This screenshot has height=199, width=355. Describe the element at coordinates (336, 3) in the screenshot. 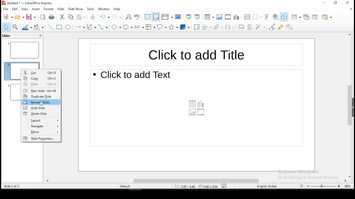

I see `restore` at that location.